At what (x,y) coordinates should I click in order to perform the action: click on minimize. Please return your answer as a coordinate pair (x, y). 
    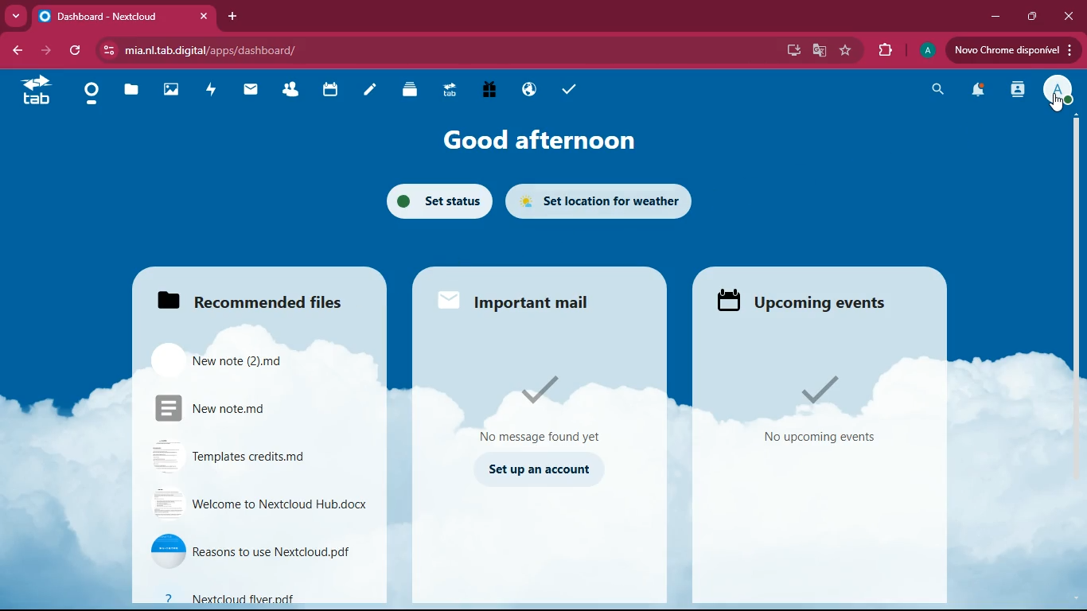
    Looking at the image, I should click on (992, 15).